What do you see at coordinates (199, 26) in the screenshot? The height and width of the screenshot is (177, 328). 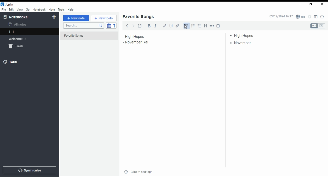 I see `checkbox` at bounding box center [199, 26].